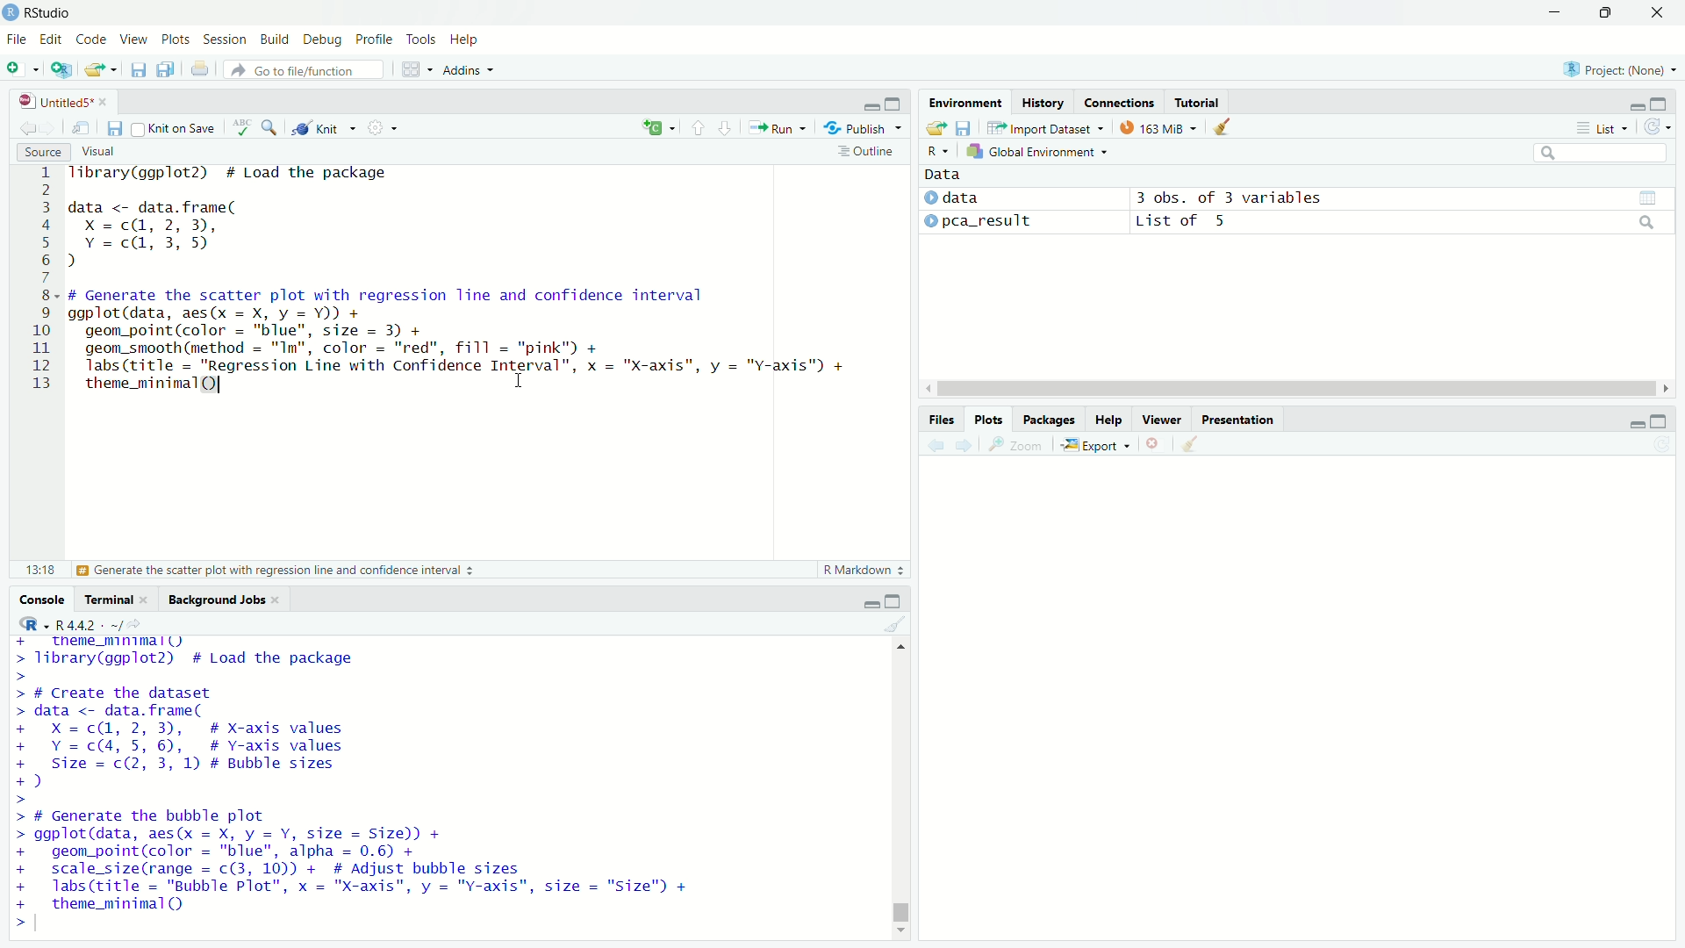  Describe the element at coordinates (964, 444) in the screenshot. I see `Next plot` at that location.